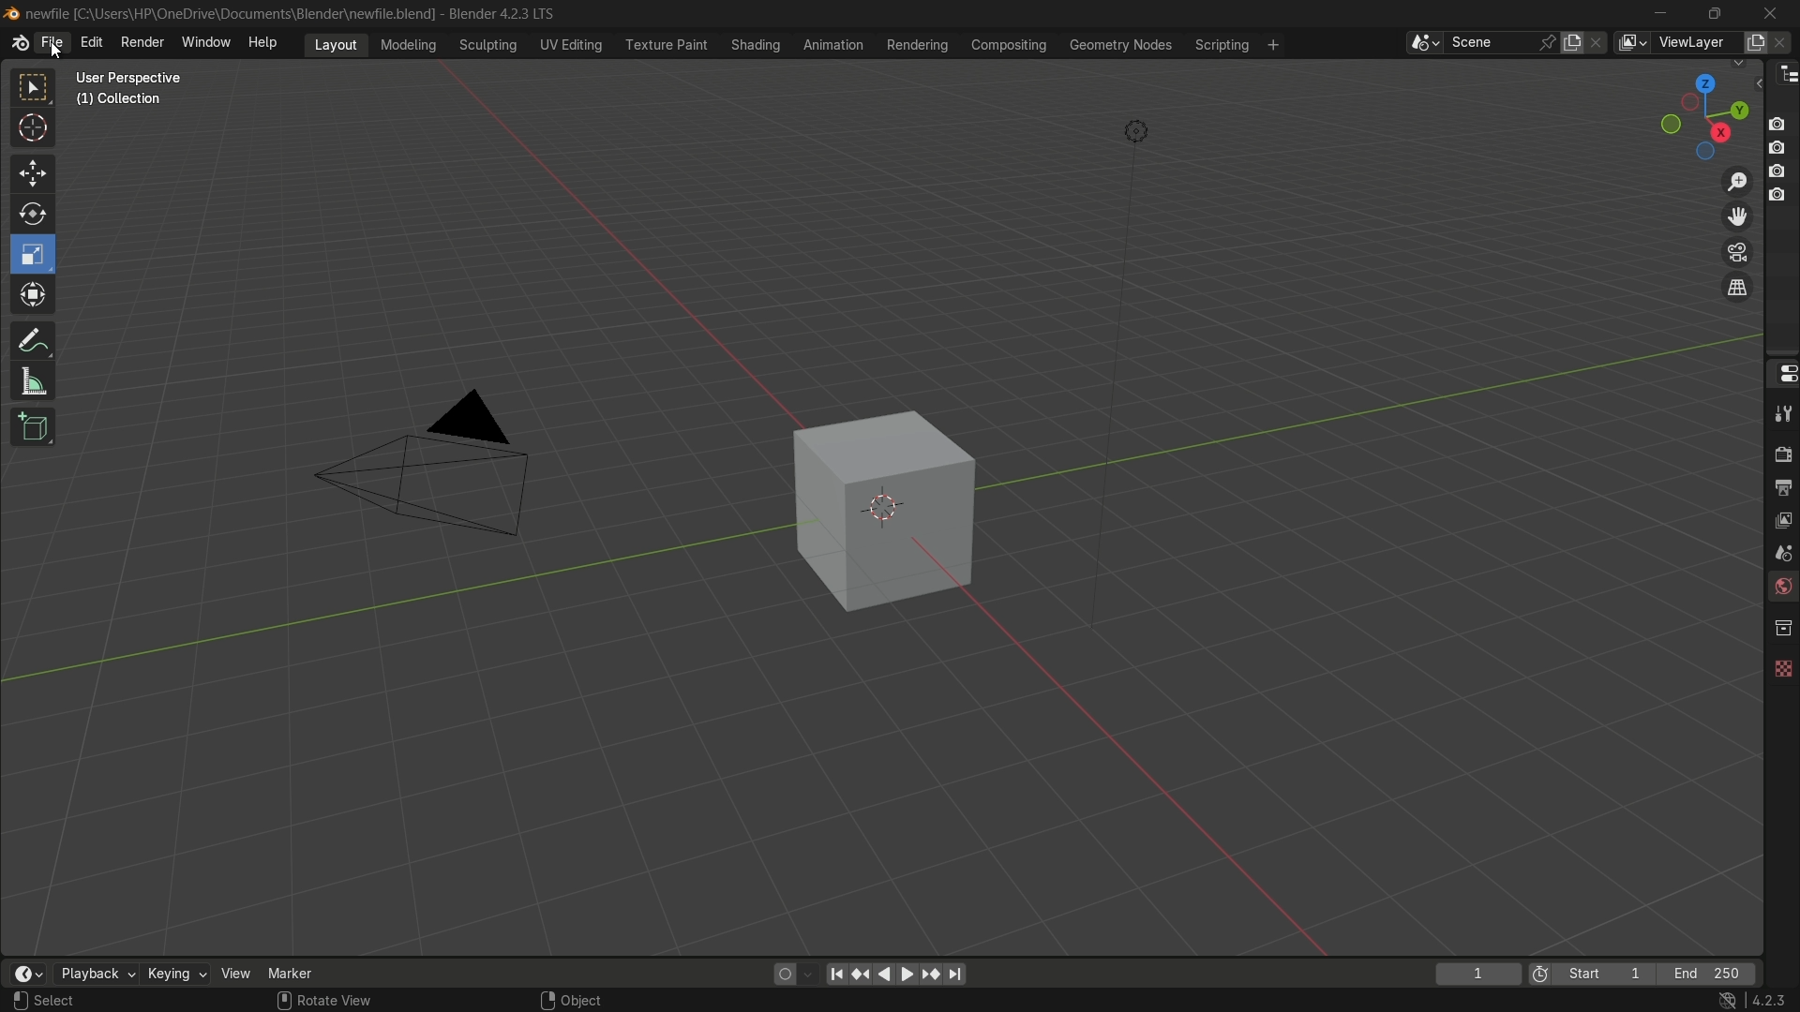  What do you see at coordinates (11, 12) in the screenshot?
I see `Blend` at bounding box center [11, 12].